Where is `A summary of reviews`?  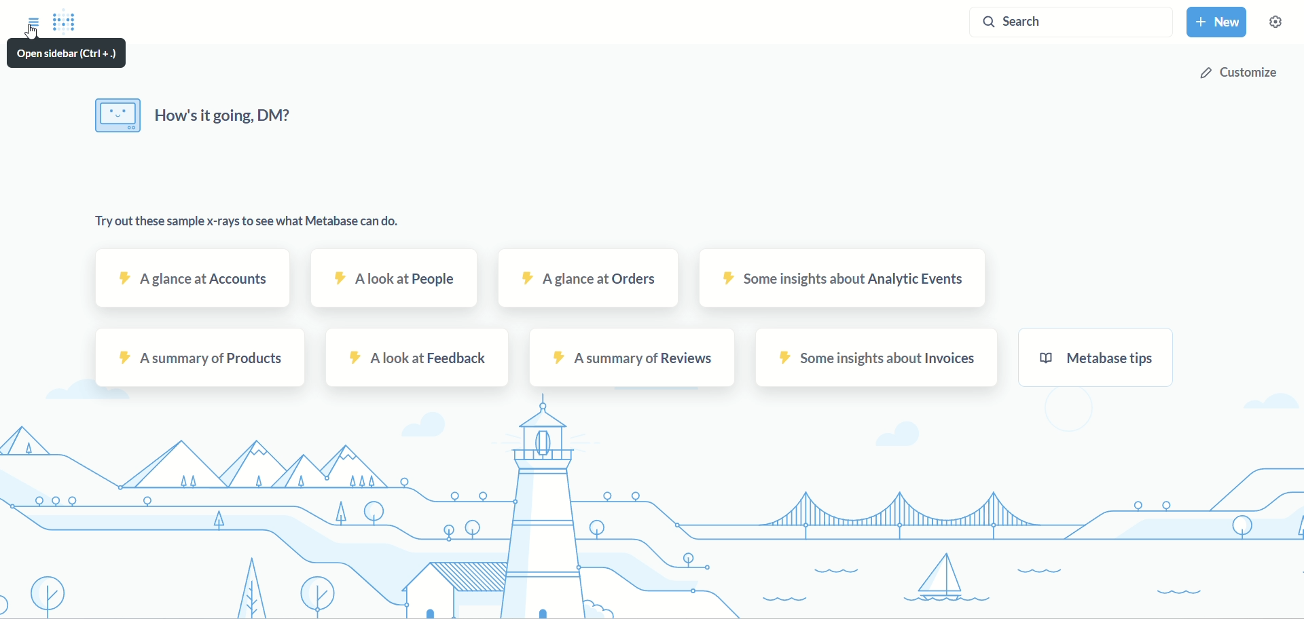 A summary of reviews is located at coordinates (633, 357).